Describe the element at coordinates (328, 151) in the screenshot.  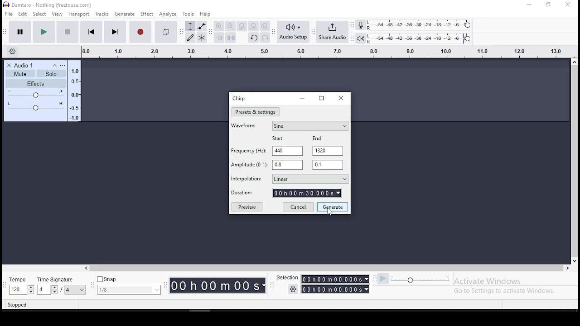
I see `frequency end` at that location.